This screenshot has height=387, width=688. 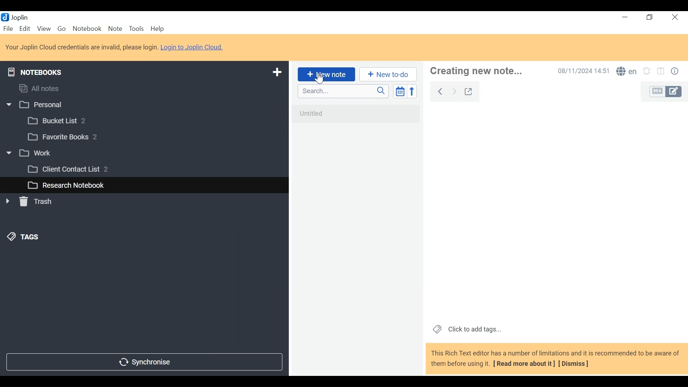 What do you see at coordinates (136, 29) in the screenshot?
I see `Tools` at bounding box center [136, 29].